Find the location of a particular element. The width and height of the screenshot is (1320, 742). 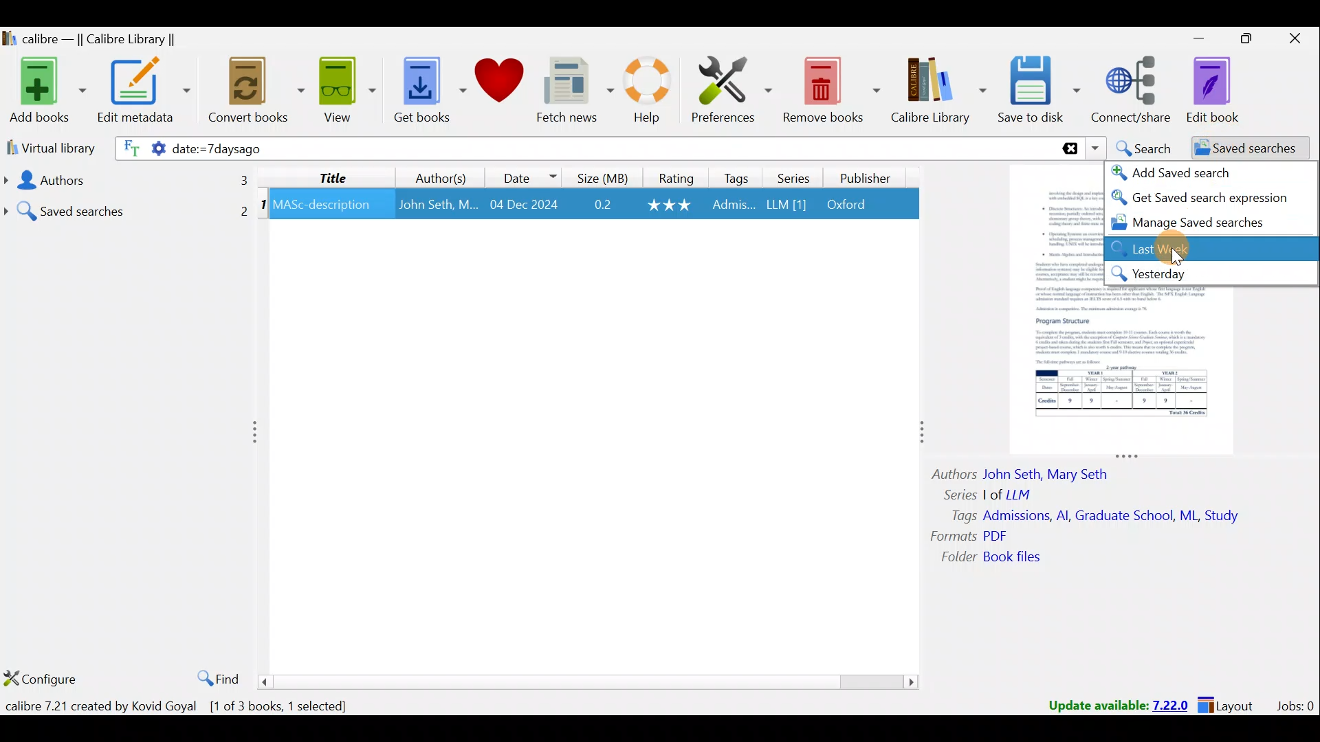

calibre — || Calibre Library || is located at coordinates (107, 38).